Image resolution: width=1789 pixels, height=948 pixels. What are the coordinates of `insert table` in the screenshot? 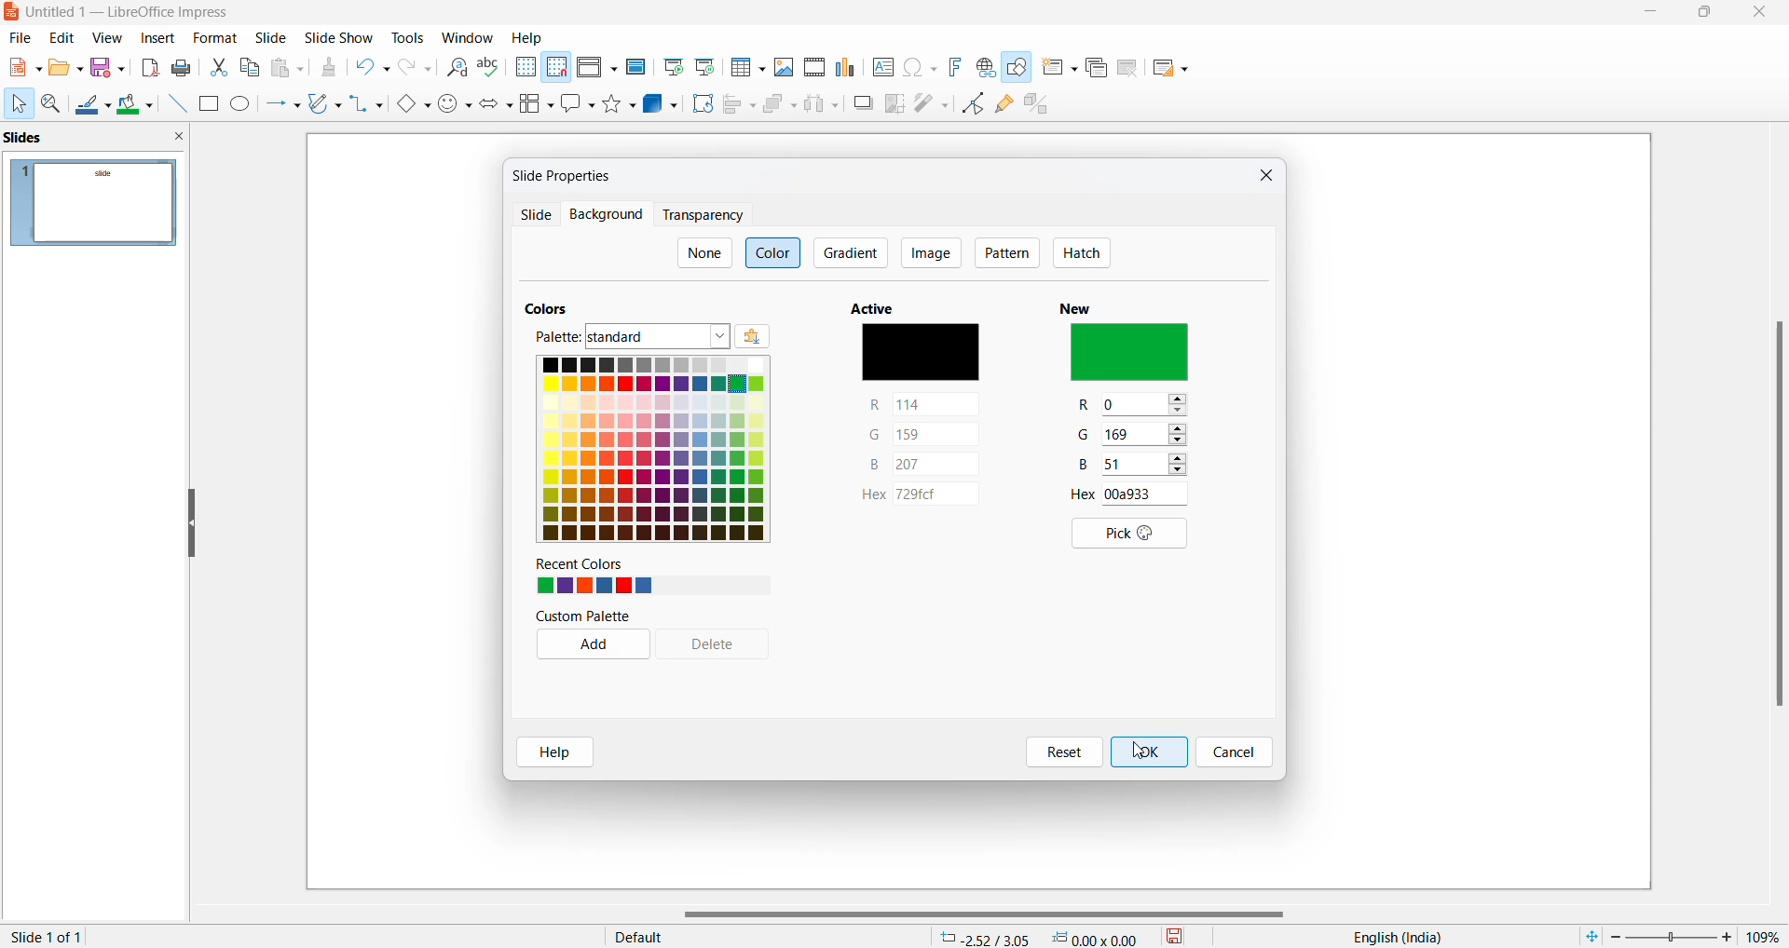 It's located at (746, 67).